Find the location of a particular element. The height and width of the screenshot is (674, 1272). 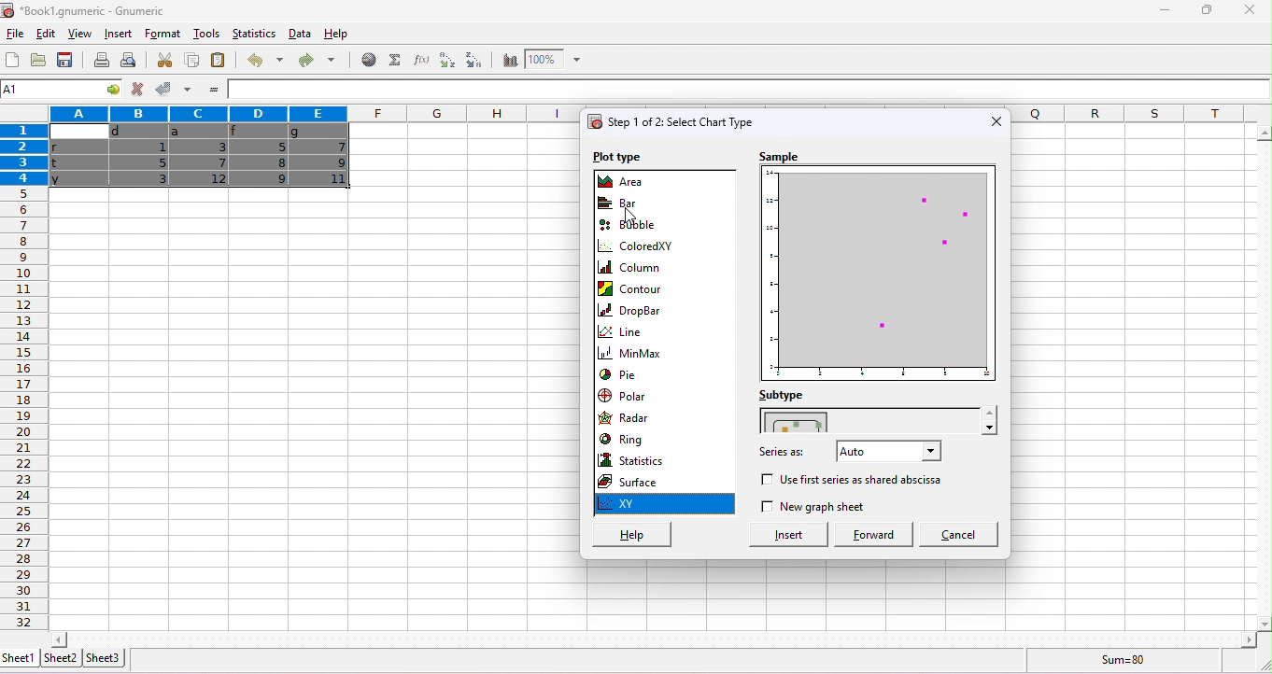

hyperlink is located at coordinates (366, 59).